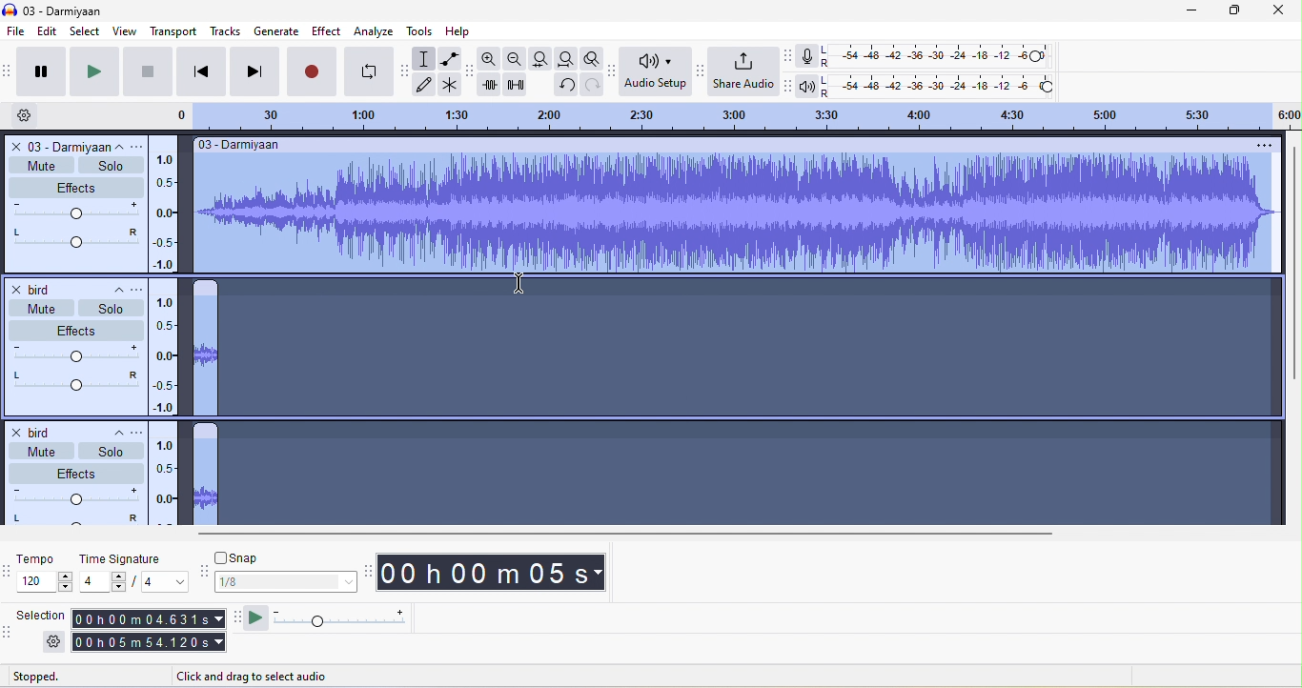 The image size is (1302, 688). Describe the element at coordinates (111, 450) in the screenshot. I see `solo` at that location.